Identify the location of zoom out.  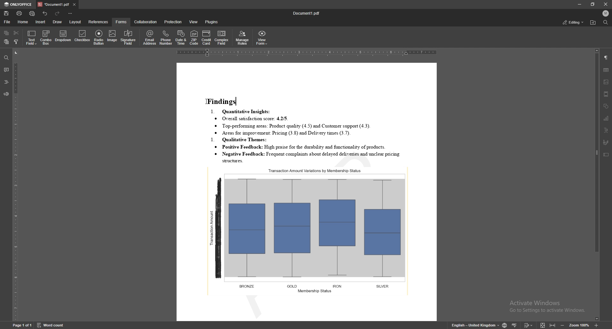
(563, 325).